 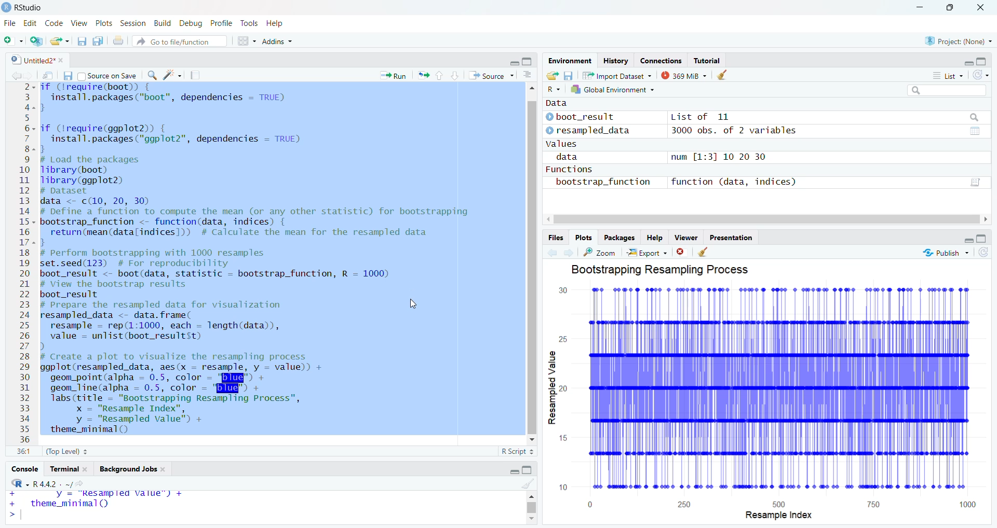 I want to click on boot_result, so click(x=600, y=116).